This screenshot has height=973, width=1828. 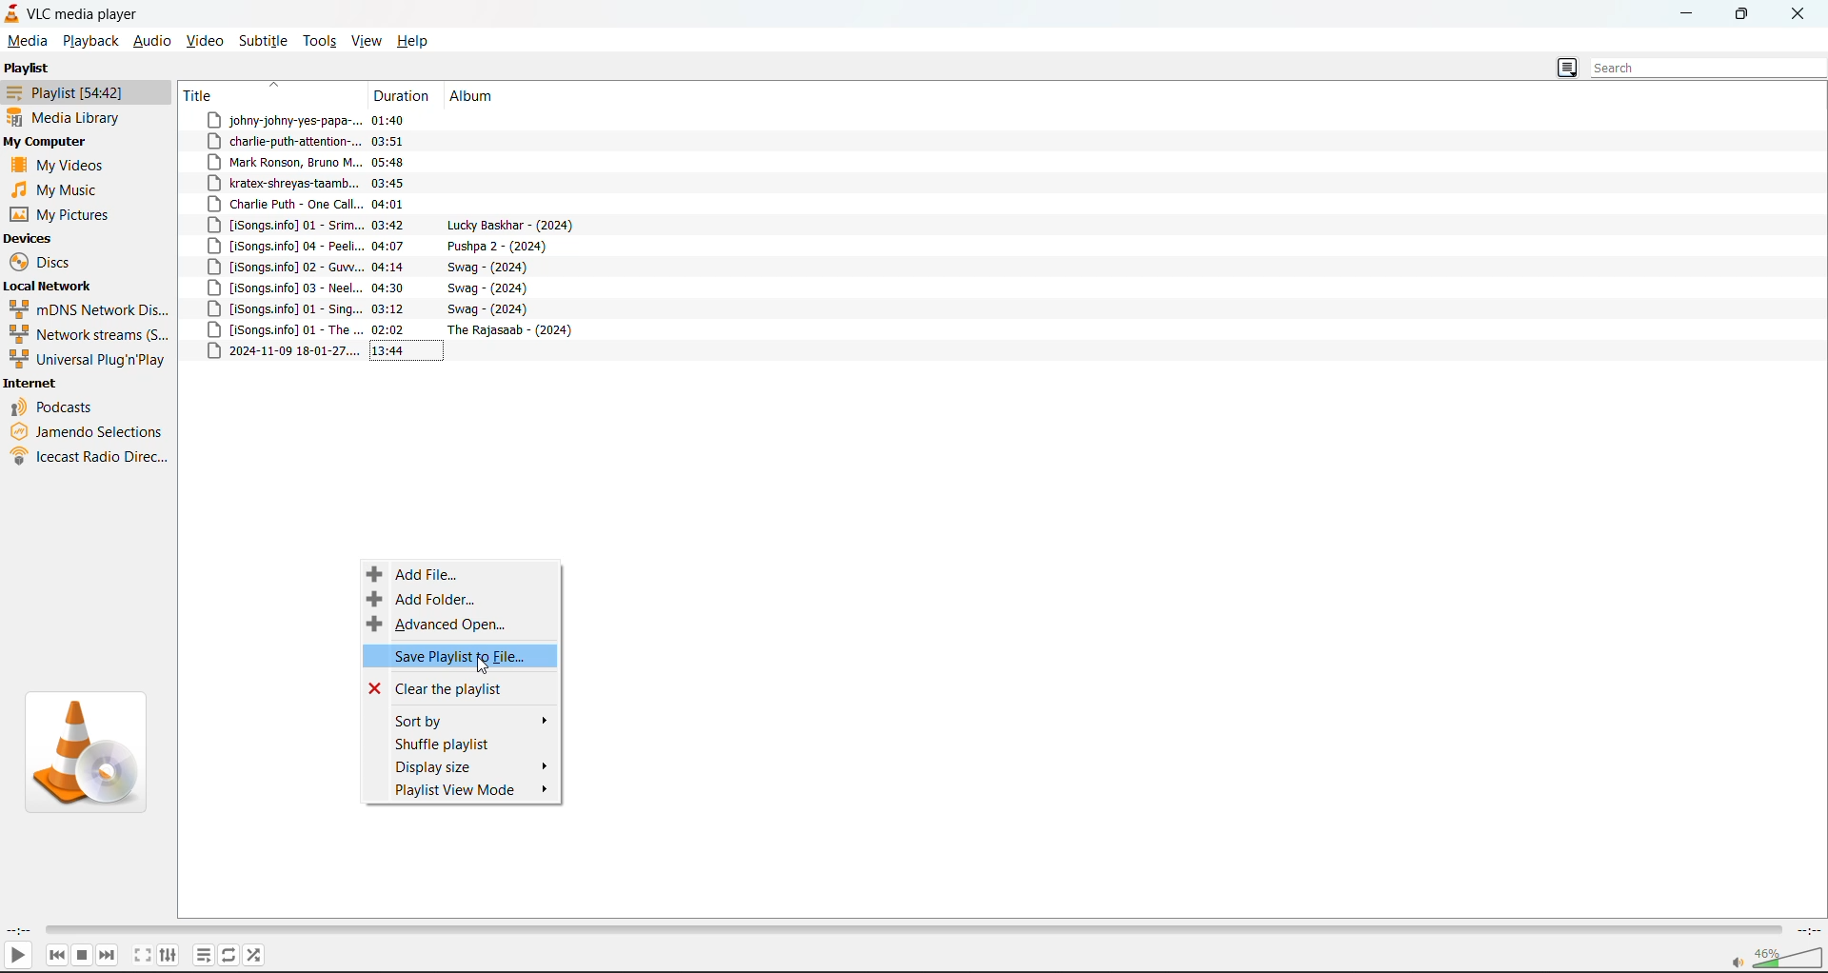 I want to click on track 10 title, duration and album details, so click(x=377, y=312).